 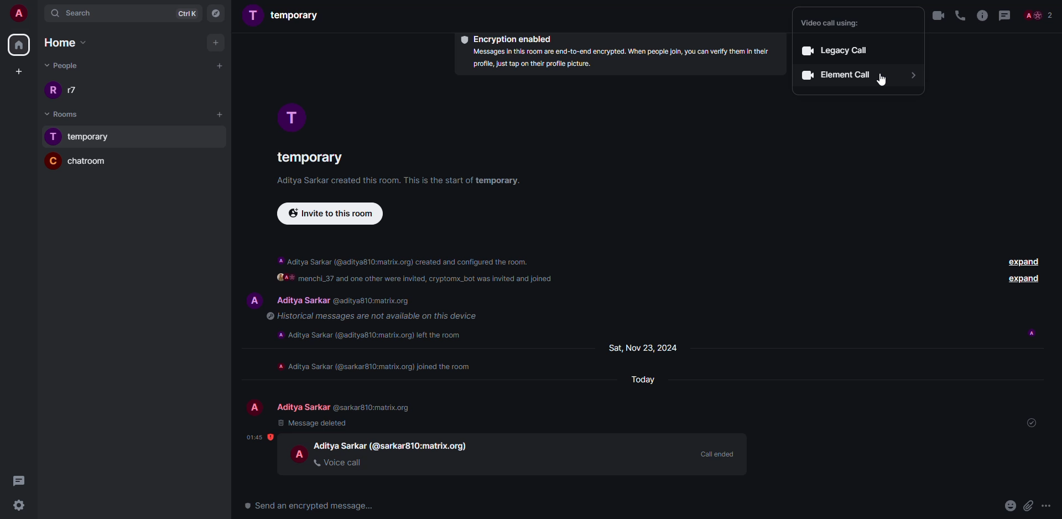 What do you see at coordinates (417, 271) in the screenshot?
I see `info` at bounding box center [417, 271].